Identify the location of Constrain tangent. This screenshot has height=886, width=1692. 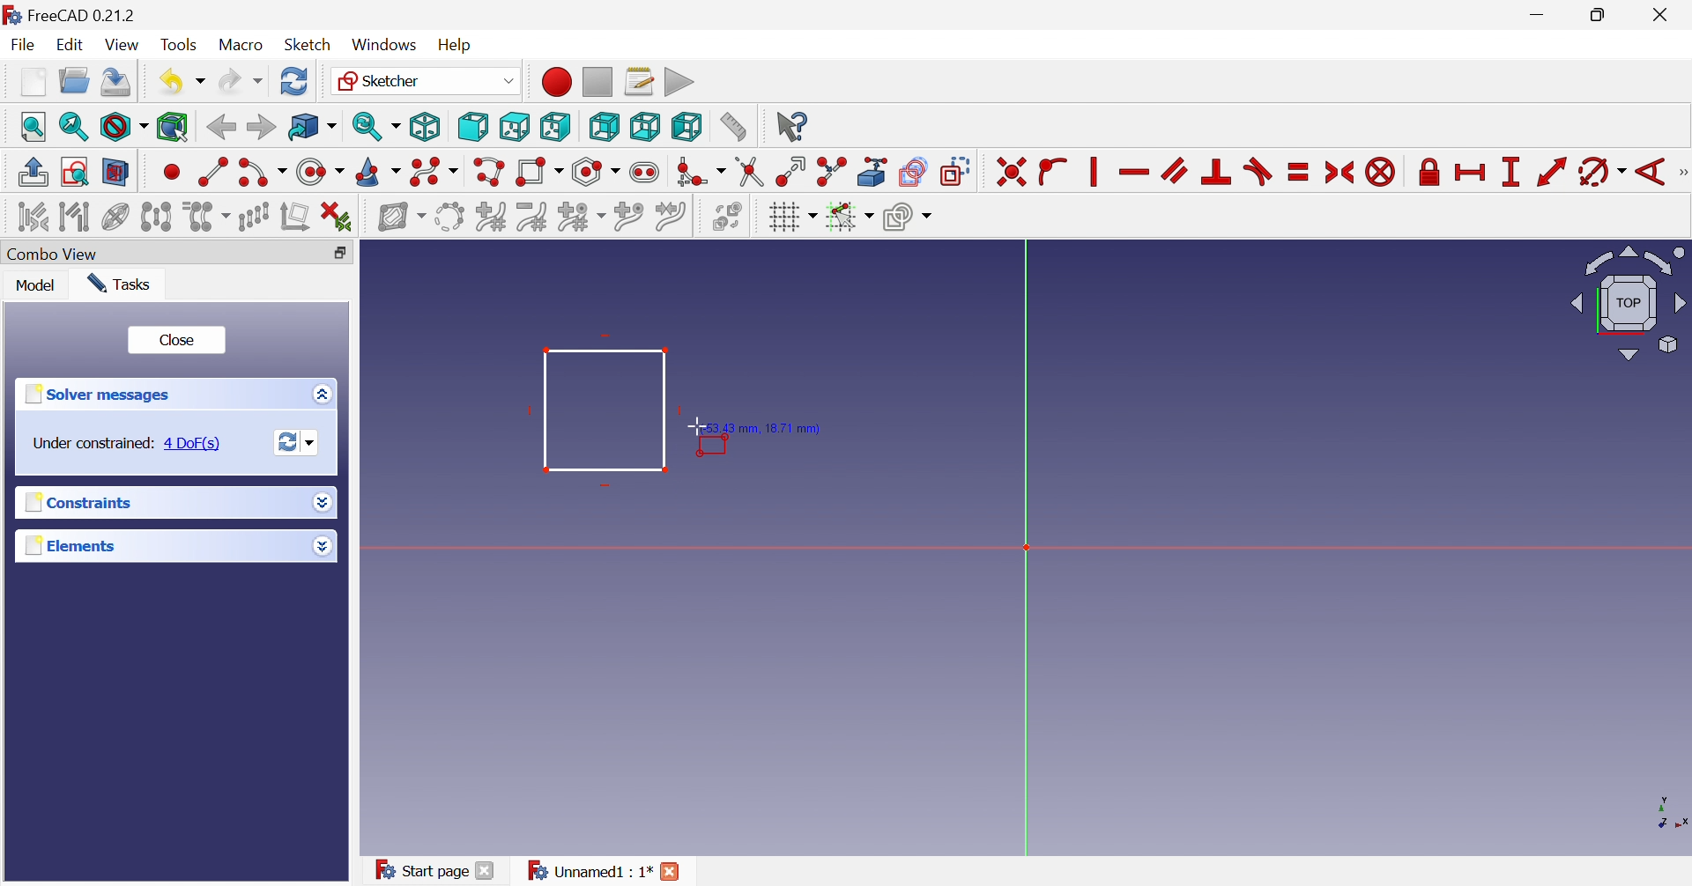
(1260, 171).